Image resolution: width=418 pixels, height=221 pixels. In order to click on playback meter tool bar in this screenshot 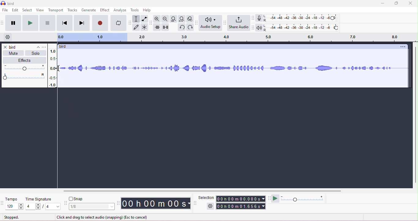, I will do `click(254, 28)`.